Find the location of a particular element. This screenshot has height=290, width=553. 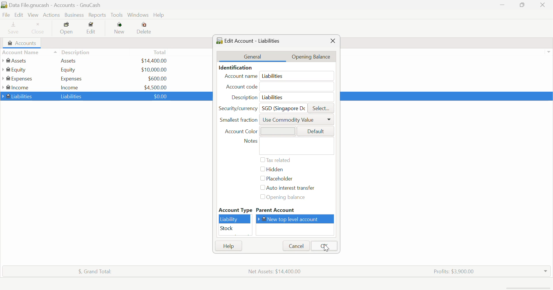

New top level account is located at coordinates (297, 219).